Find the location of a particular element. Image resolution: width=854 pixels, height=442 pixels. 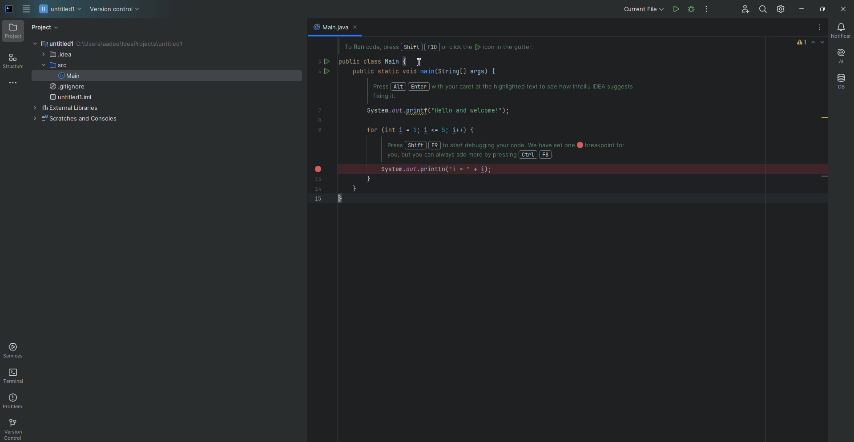

Project is located at coordinates (46, 28).